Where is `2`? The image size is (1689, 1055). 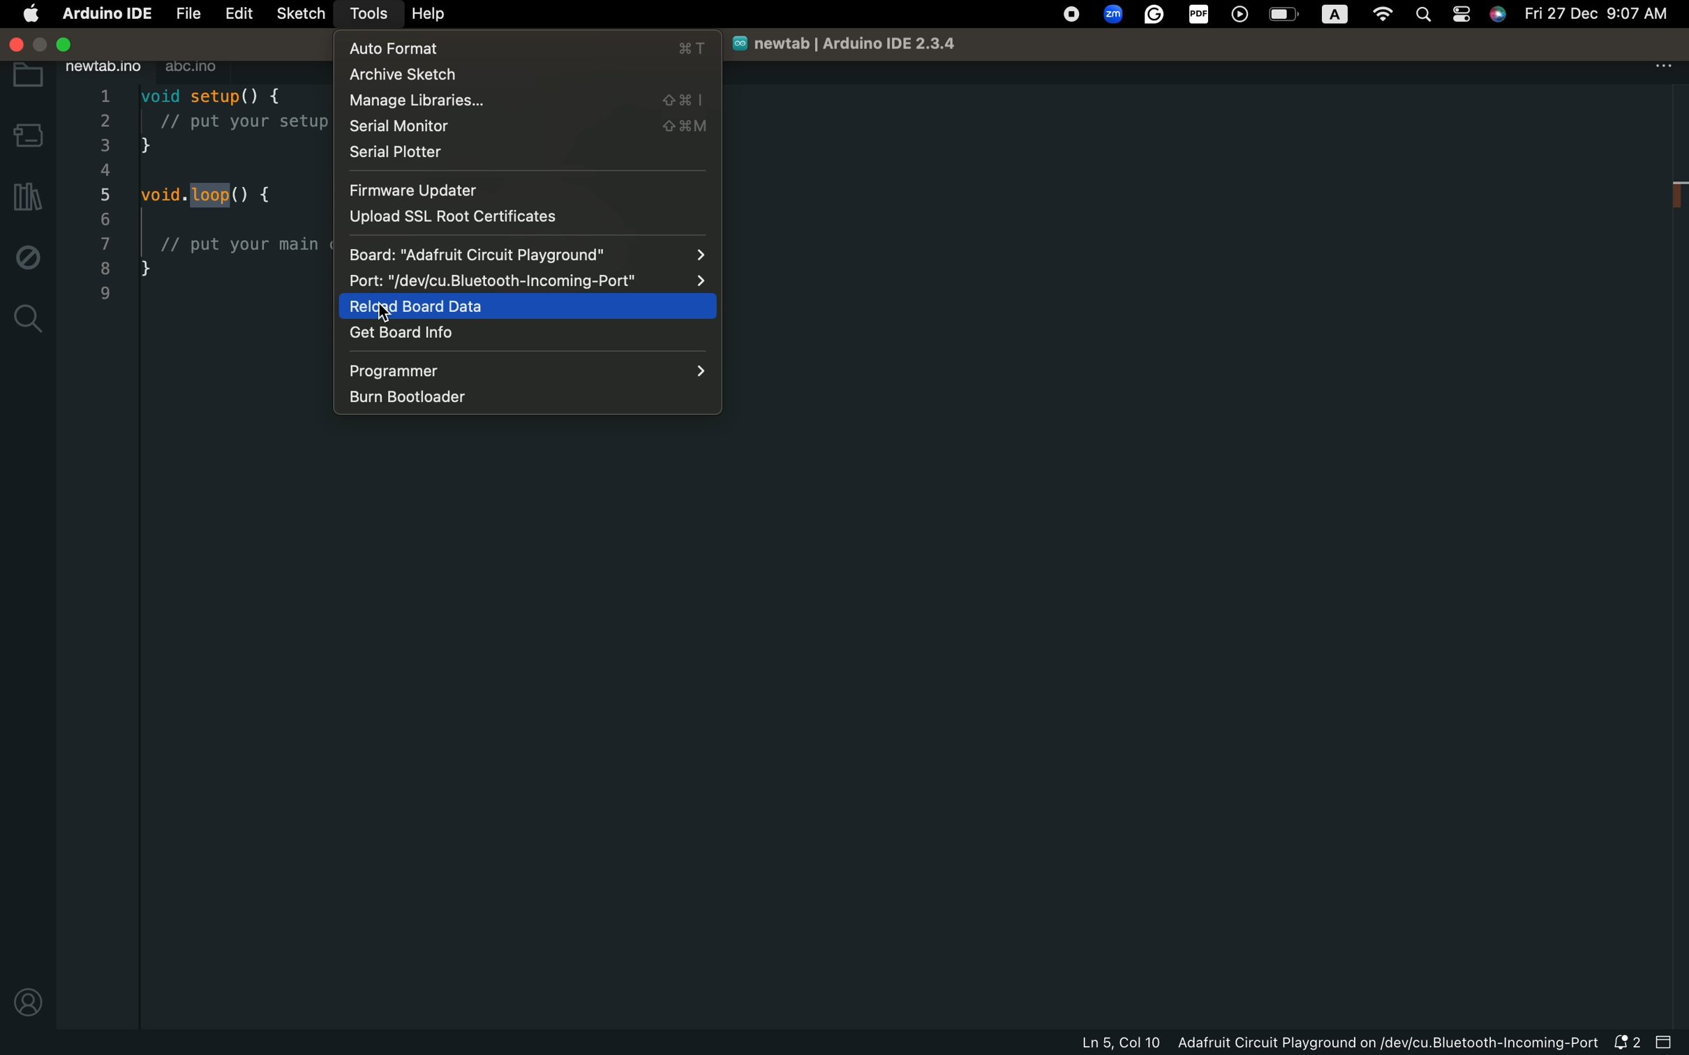 2 is located at coordinates (103, 121).